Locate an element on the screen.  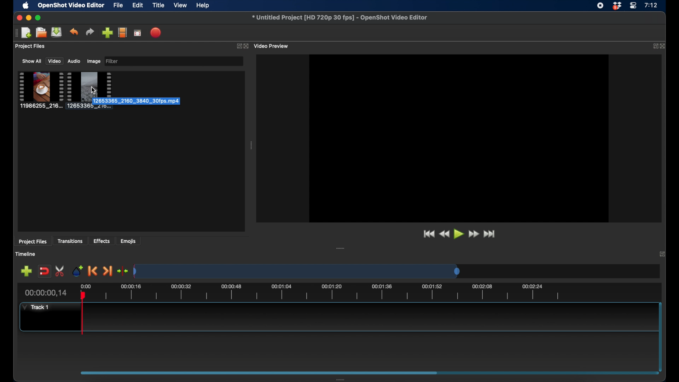
file name is located at coordinates (340, 17).